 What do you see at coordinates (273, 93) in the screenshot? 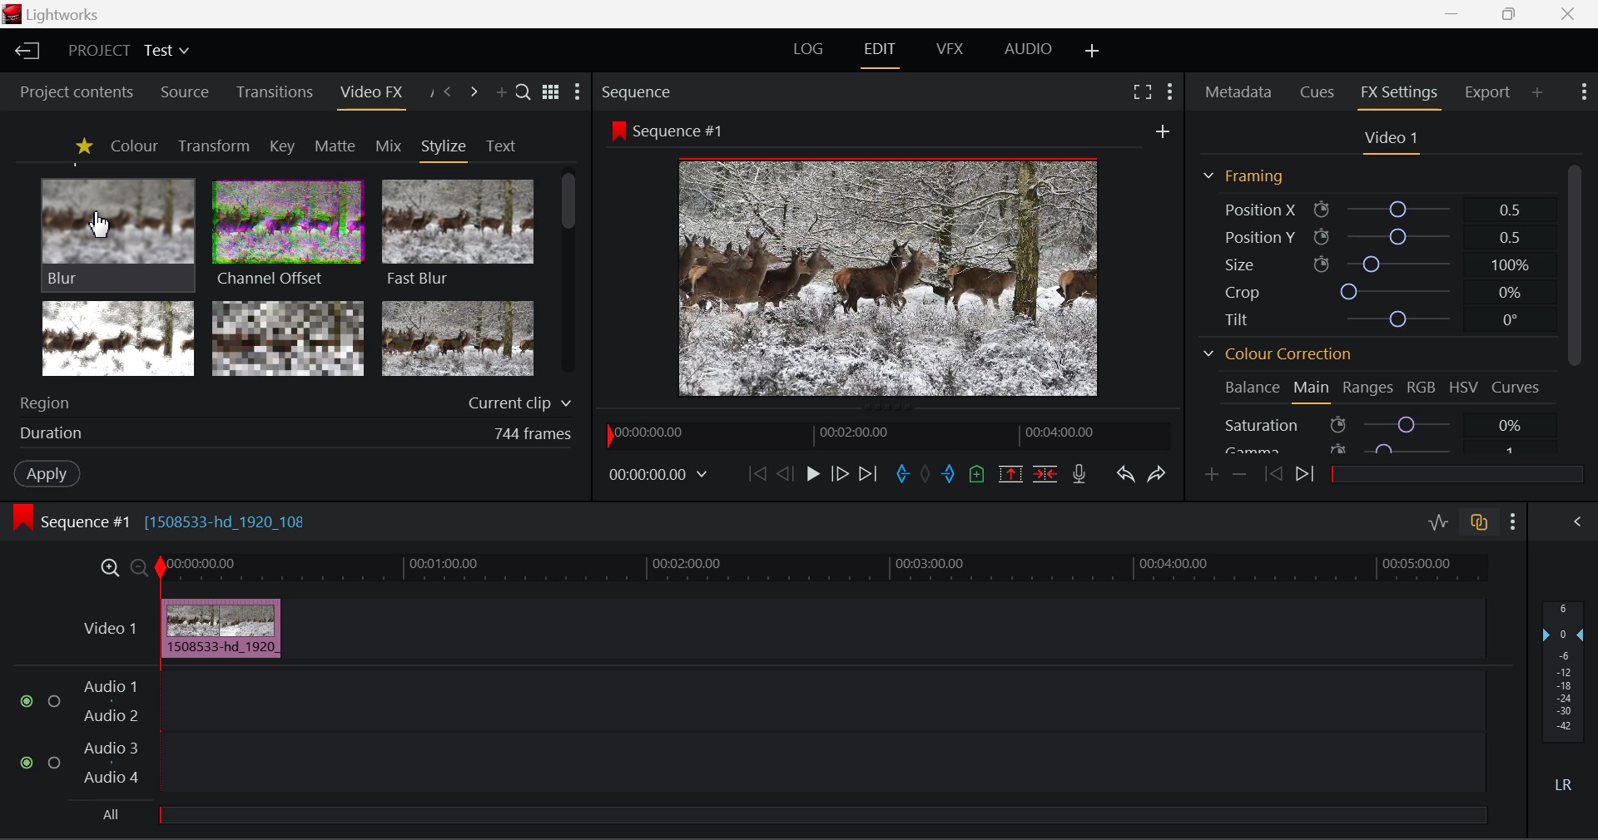
I see `Transitions` at bounding box center [273, 93].